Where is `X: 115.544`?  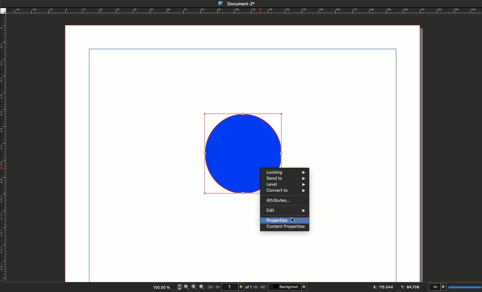
X: 115.544 is located at coordinates (381, 287).